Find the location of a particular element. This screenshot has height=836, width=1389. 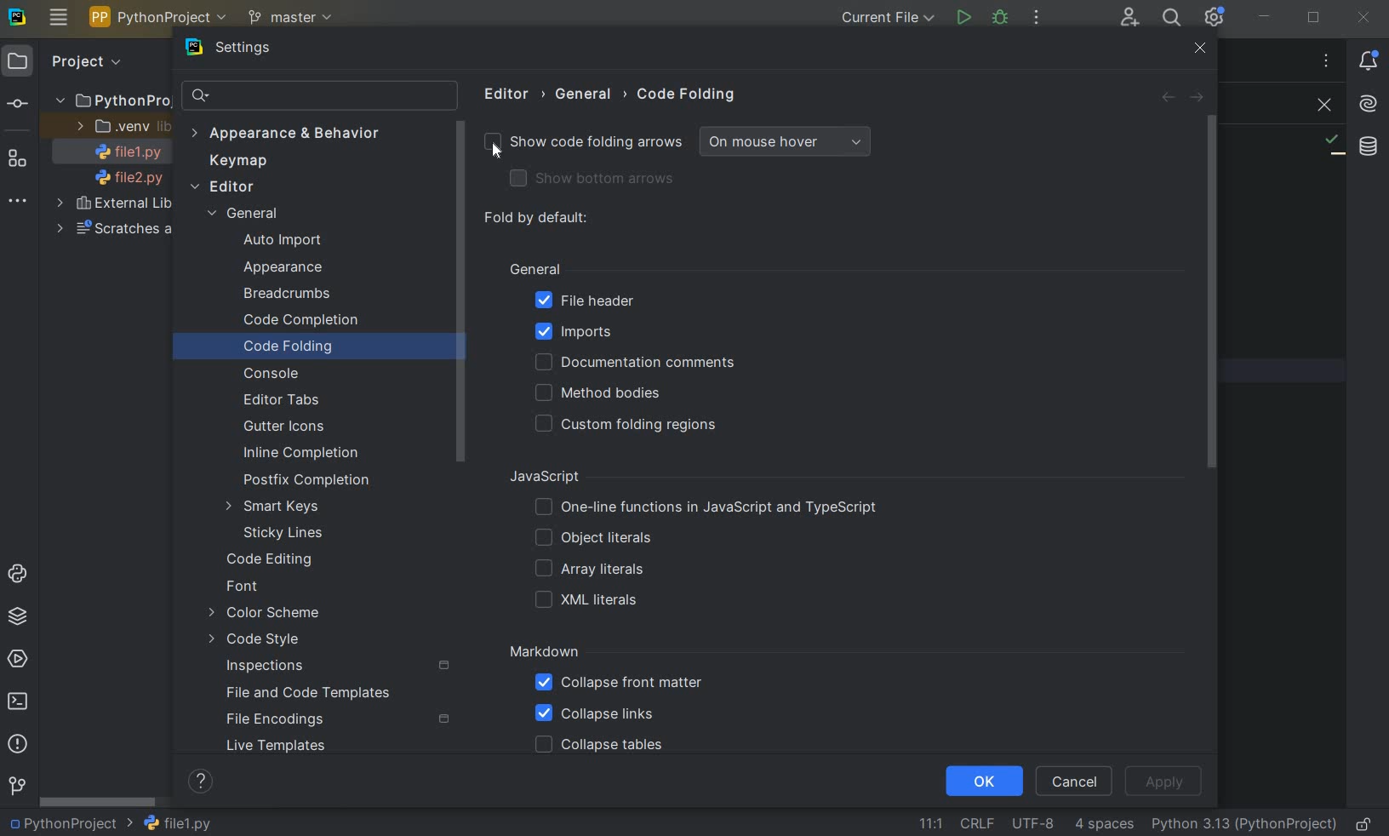

POSTFIX COMPLETION is located at coordinates (304, 482).